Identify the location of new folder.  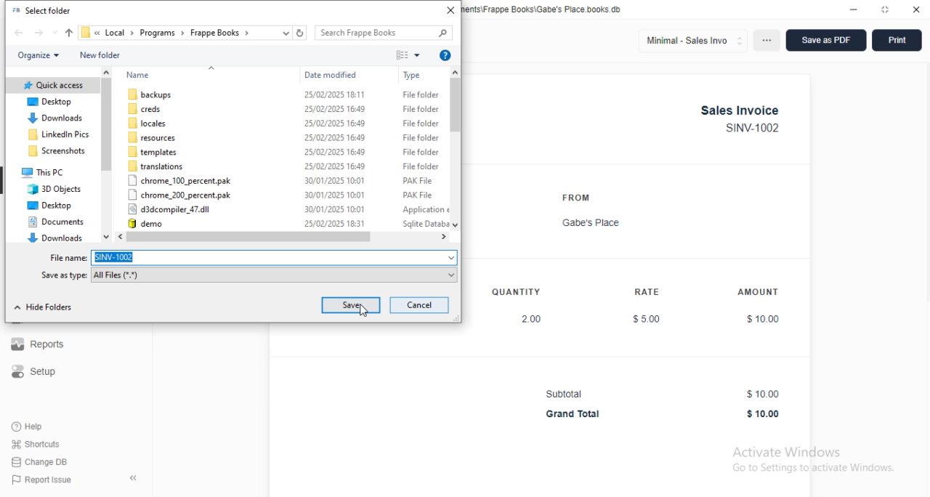
(100, 54).